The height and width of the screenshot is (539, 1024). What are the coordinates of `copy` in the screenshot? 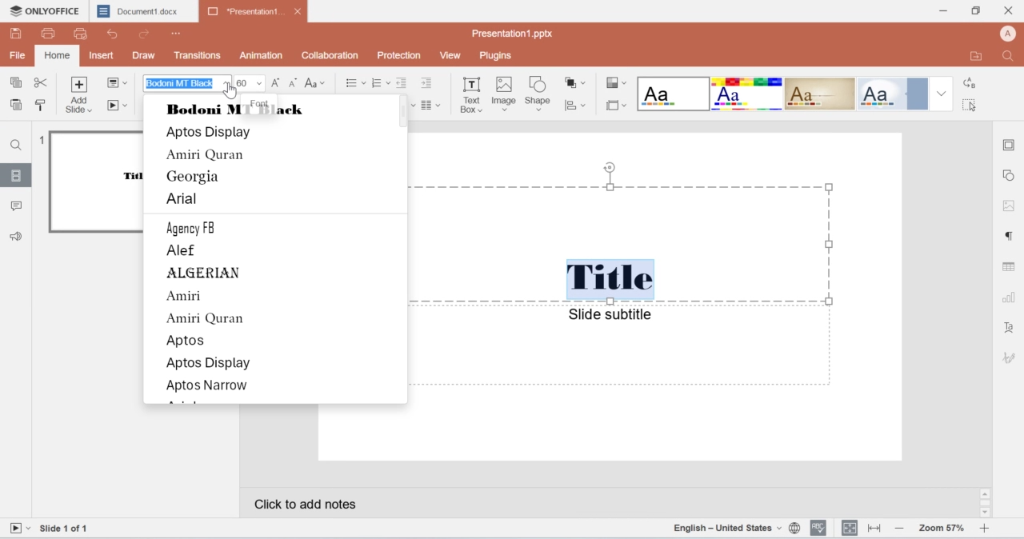 It's located at (18, 84).